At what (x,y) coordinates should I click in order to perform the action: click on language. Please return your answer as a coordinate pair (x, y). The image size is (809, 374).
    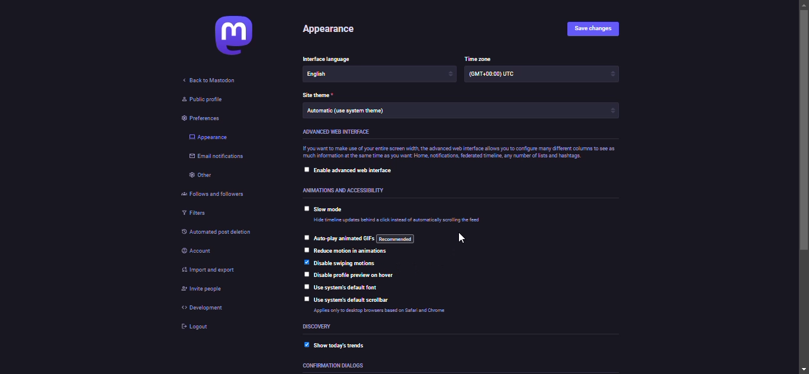
    Looking at the image, I should click on (326, 58).